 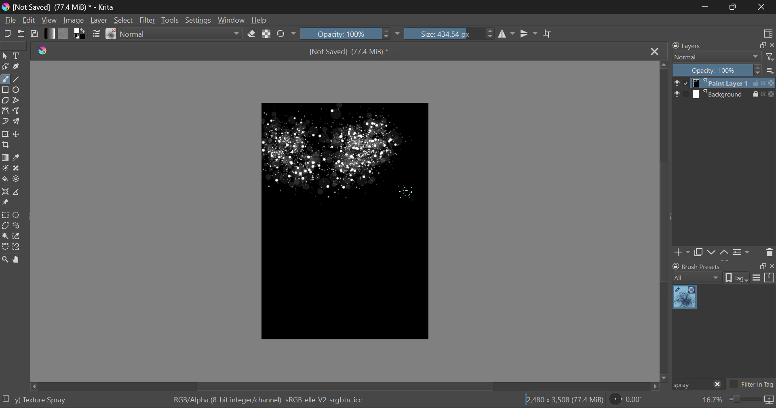 I want to click on Gradient, so click(x=50, y=34).